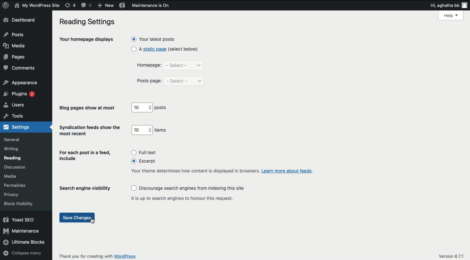 Image resolution: width=470 pixels, height=260 pixels. What do you see at coordinates (11, 194) in the screenshot?
I see `privacy ` at bounding box center [11, 194].